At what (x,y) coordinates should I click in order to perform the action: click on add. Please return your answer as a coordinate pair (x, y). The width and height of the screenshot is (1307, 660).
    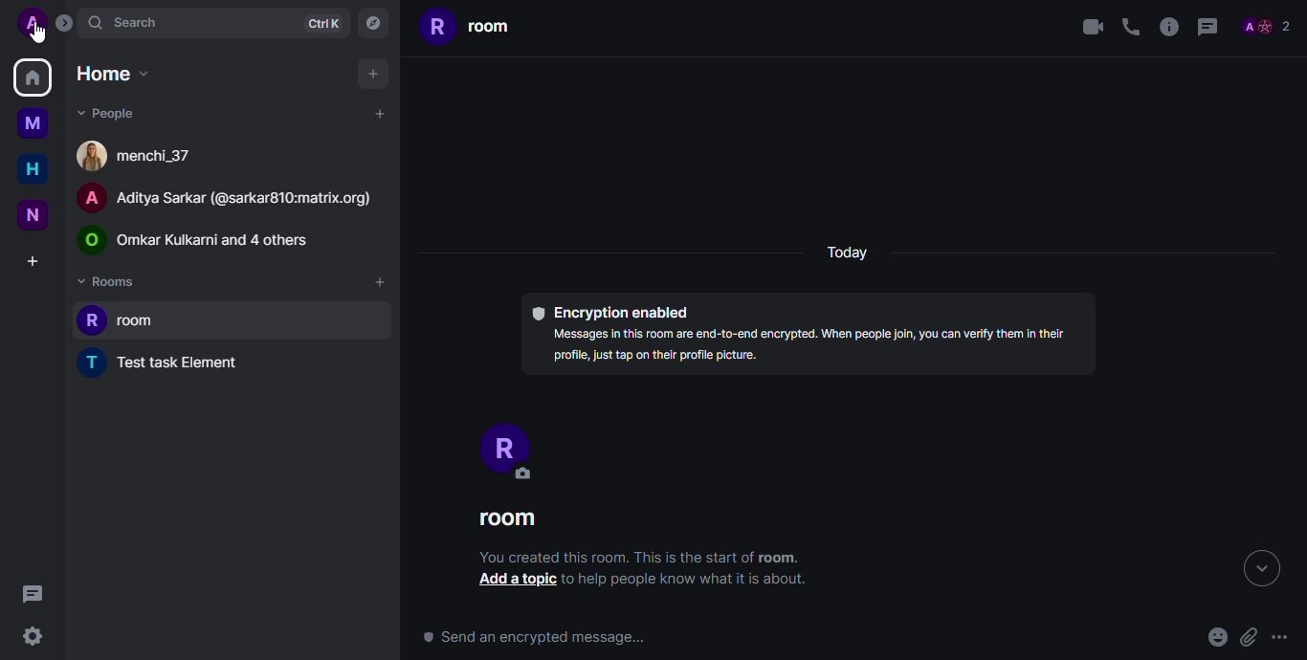
    Looking at the image, I should click on (373, 72).